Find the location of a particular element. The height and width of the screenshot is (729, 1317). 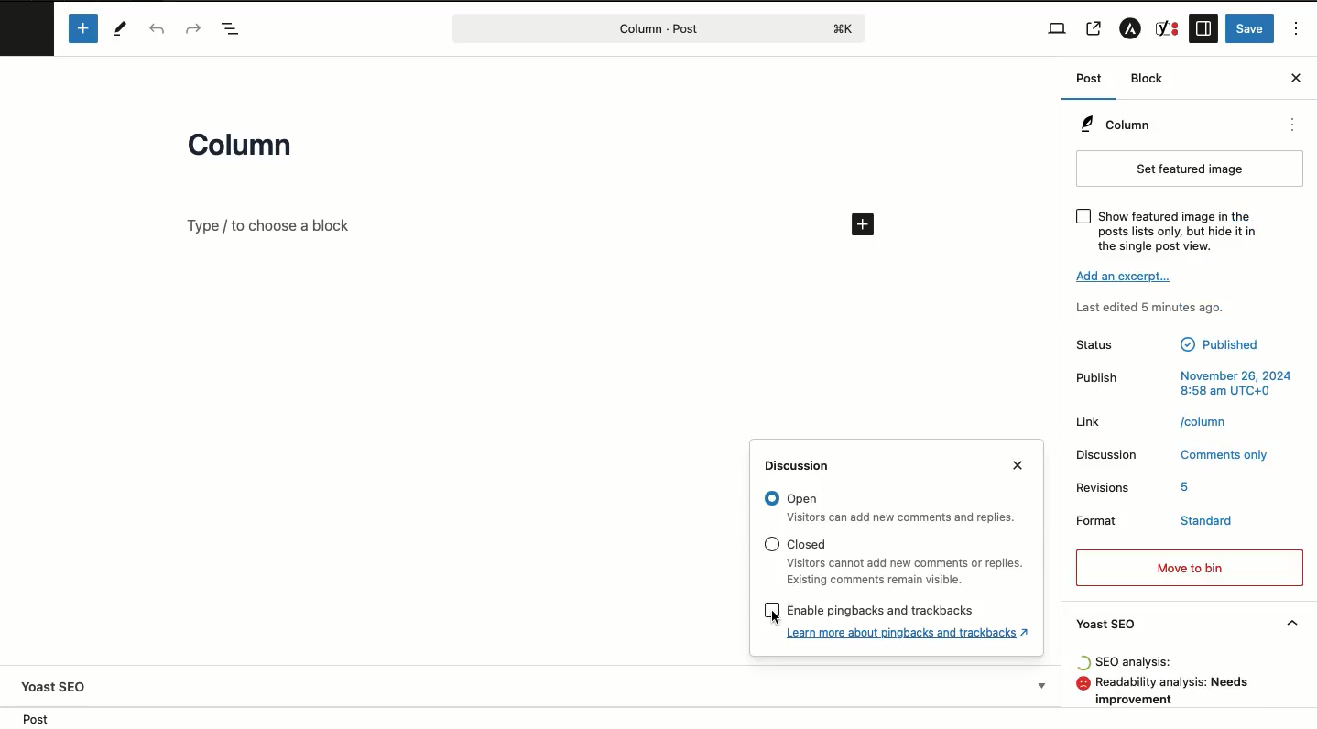

Block is located at coordinates (1148, 78).